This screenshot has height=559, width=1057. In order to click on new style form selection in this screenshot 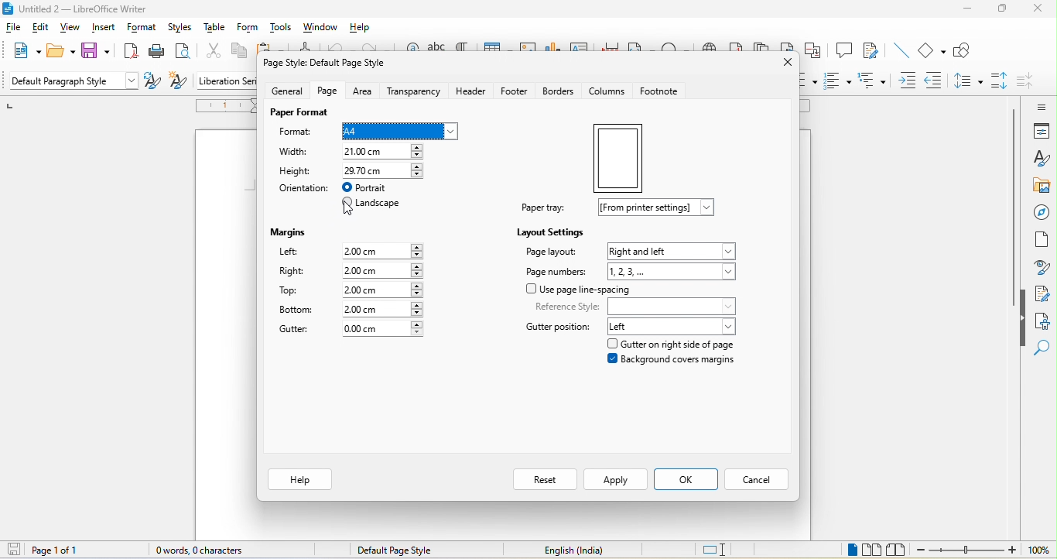, I will do `click(176, 82)`.